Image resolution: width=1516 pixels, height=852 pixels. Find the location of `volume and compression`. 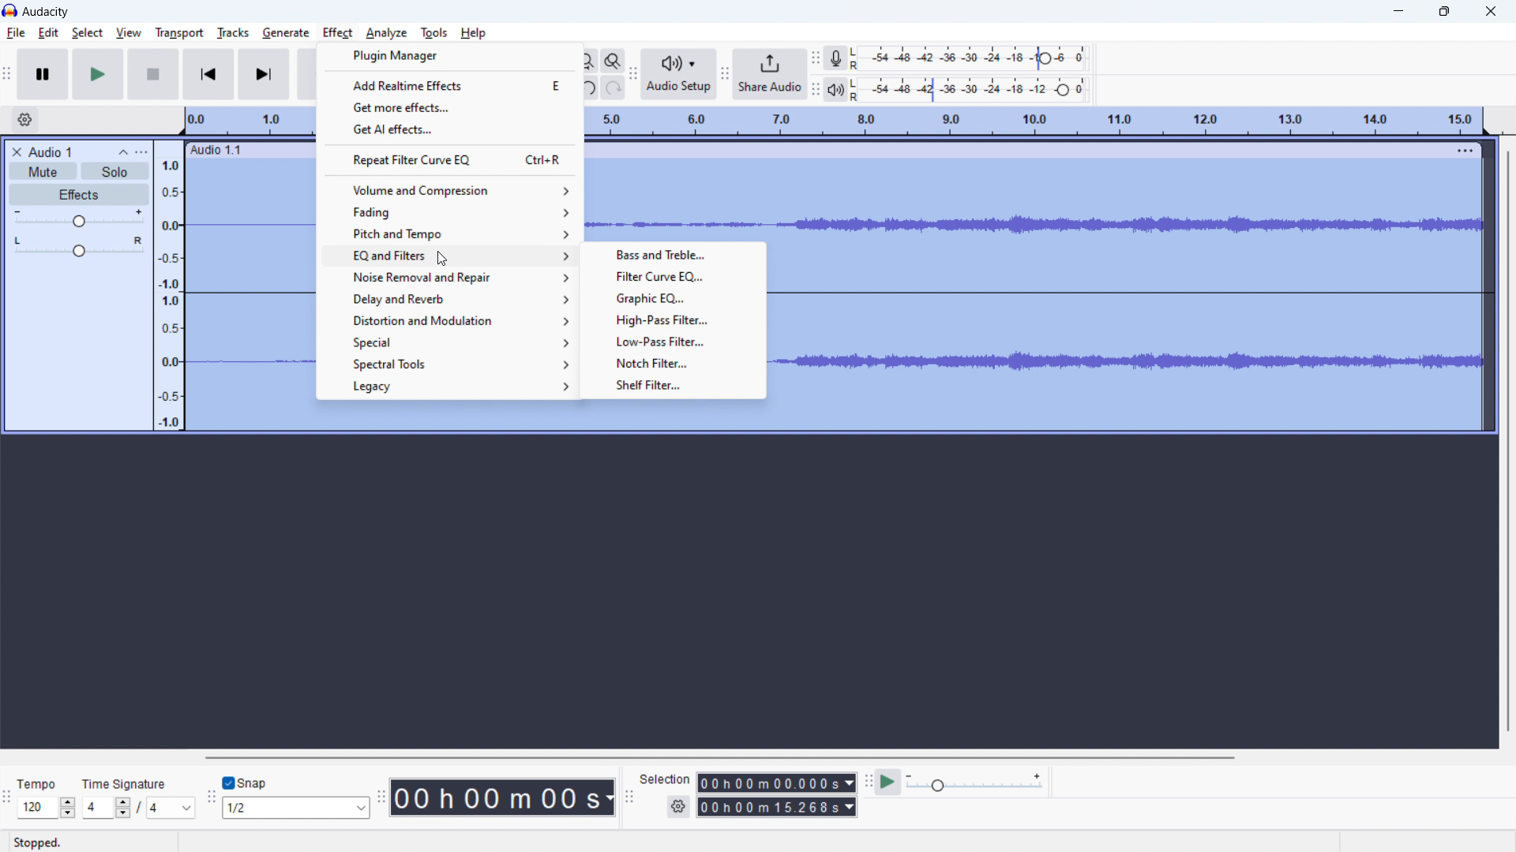

volume and compression is located at coordinates (450, 190).